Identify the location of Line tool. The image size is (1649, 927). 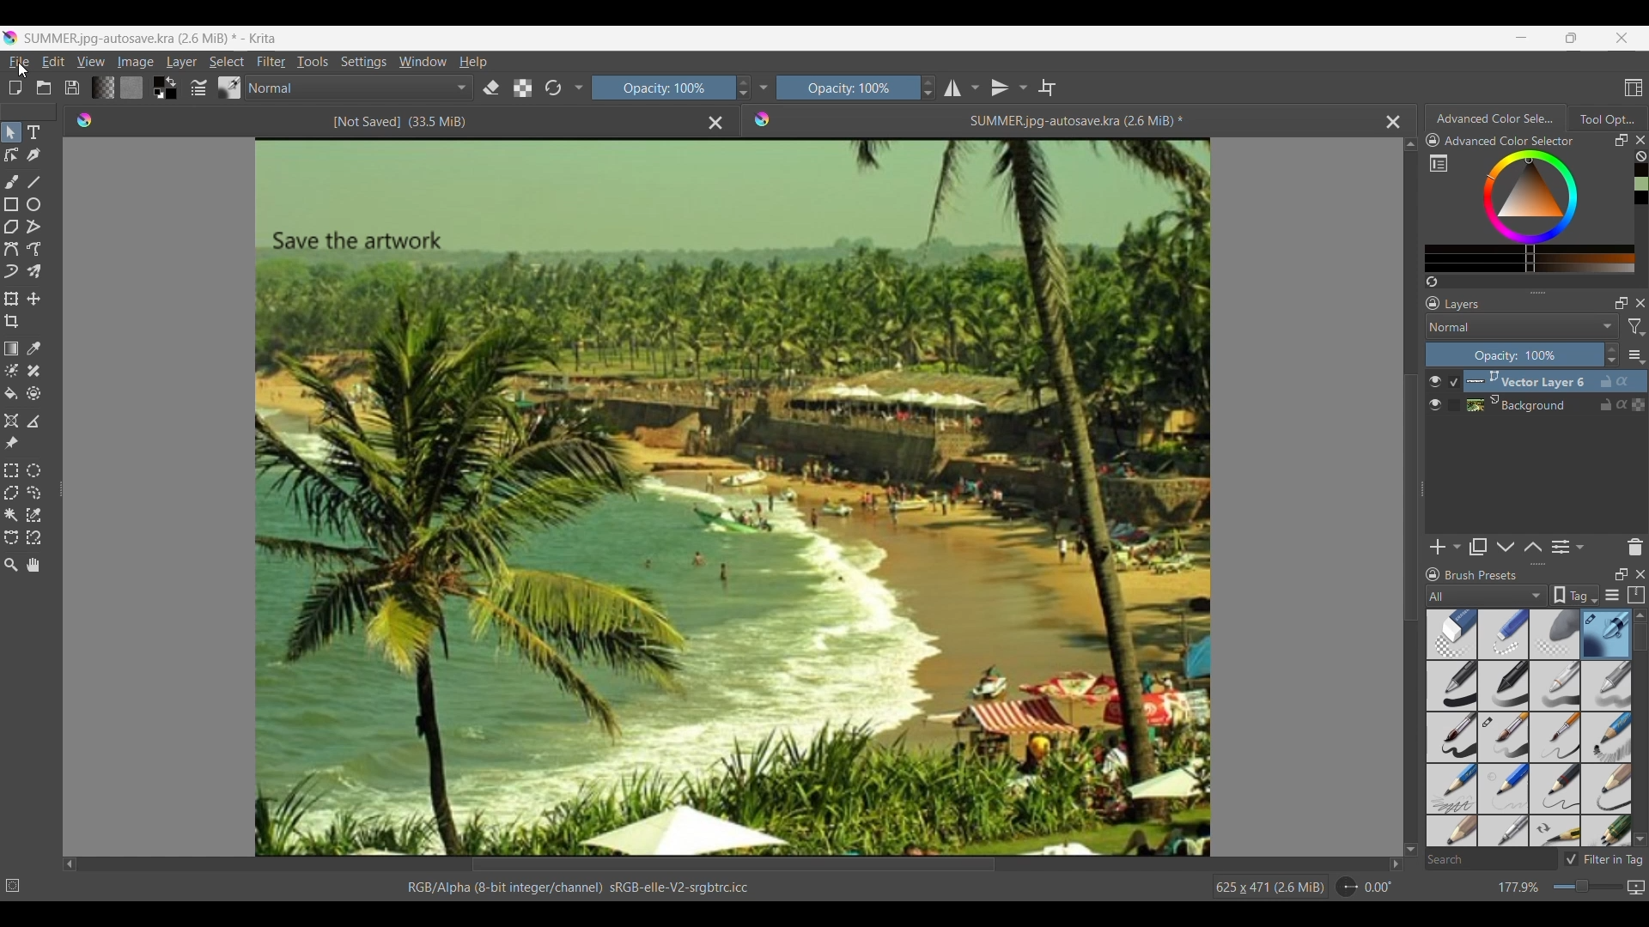
(33, 182).